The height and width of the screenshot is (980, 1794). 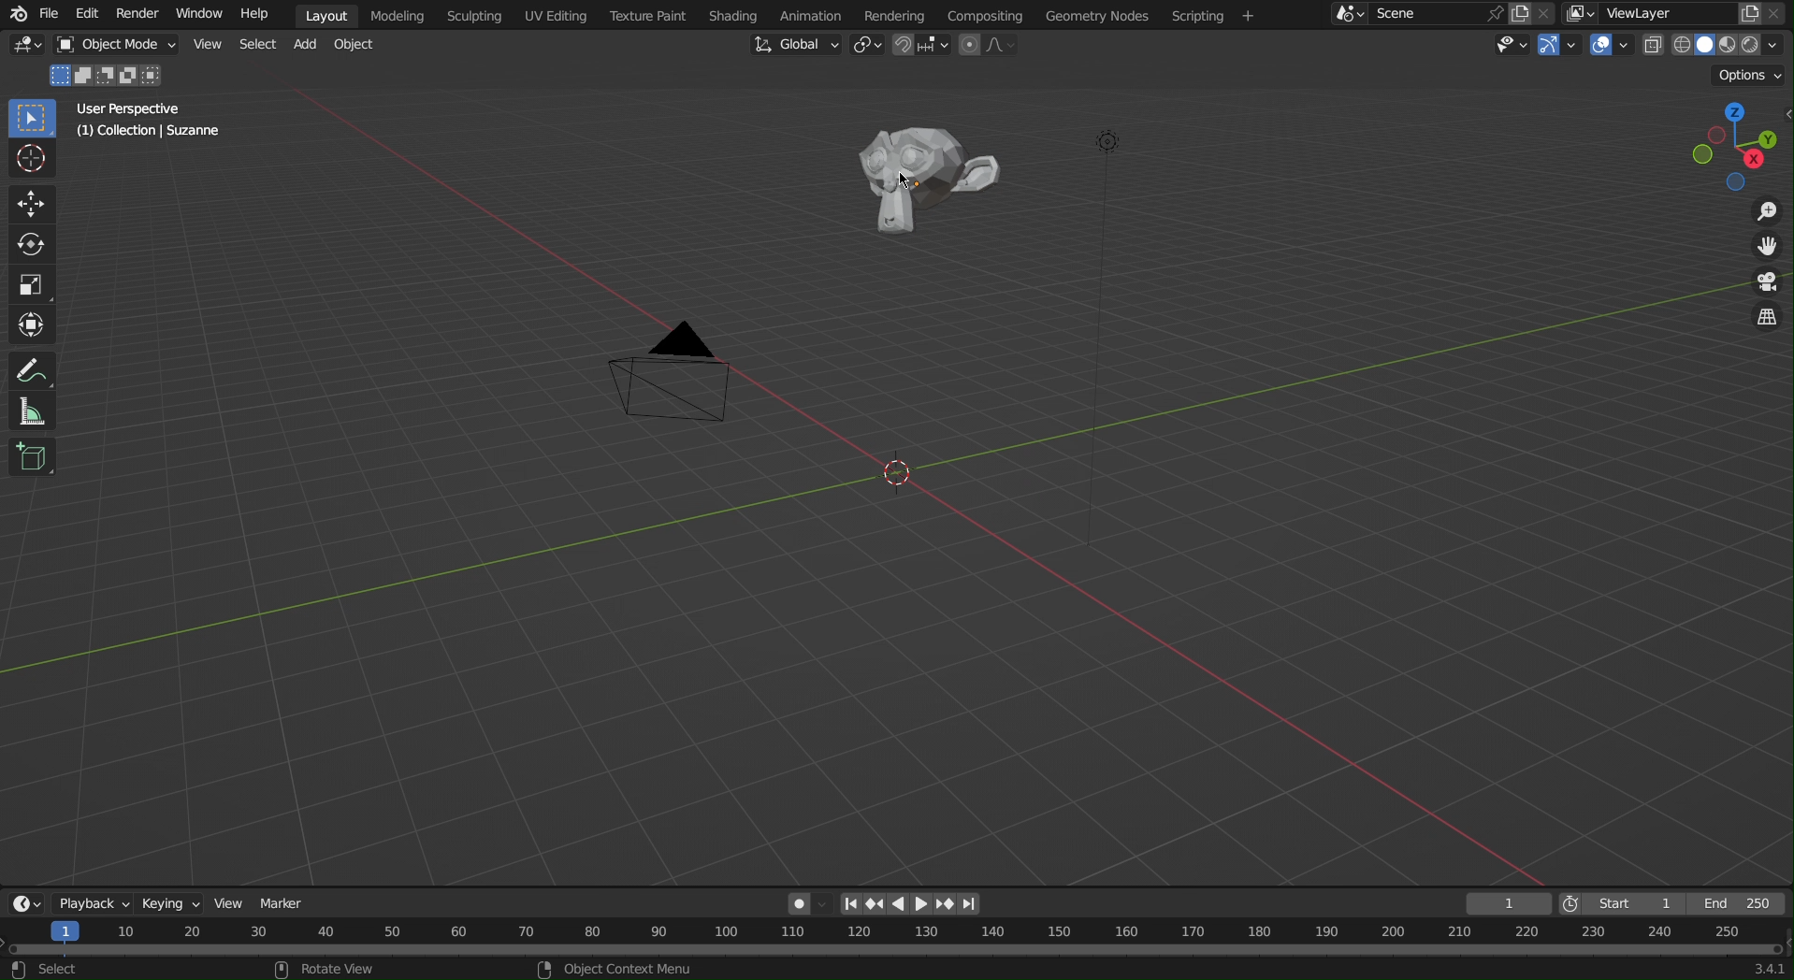 I want to click on Move, so click(x=31, y=205).